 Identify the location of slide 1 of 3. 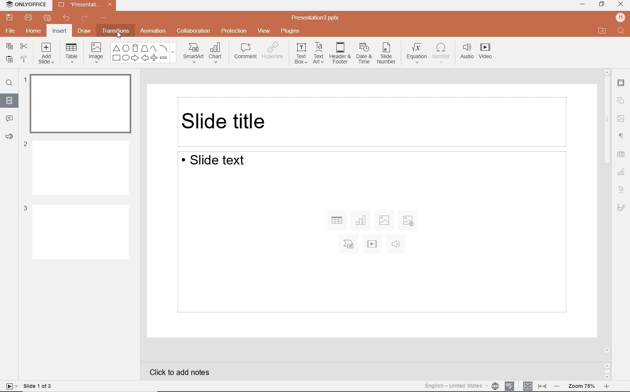
(27, 386).